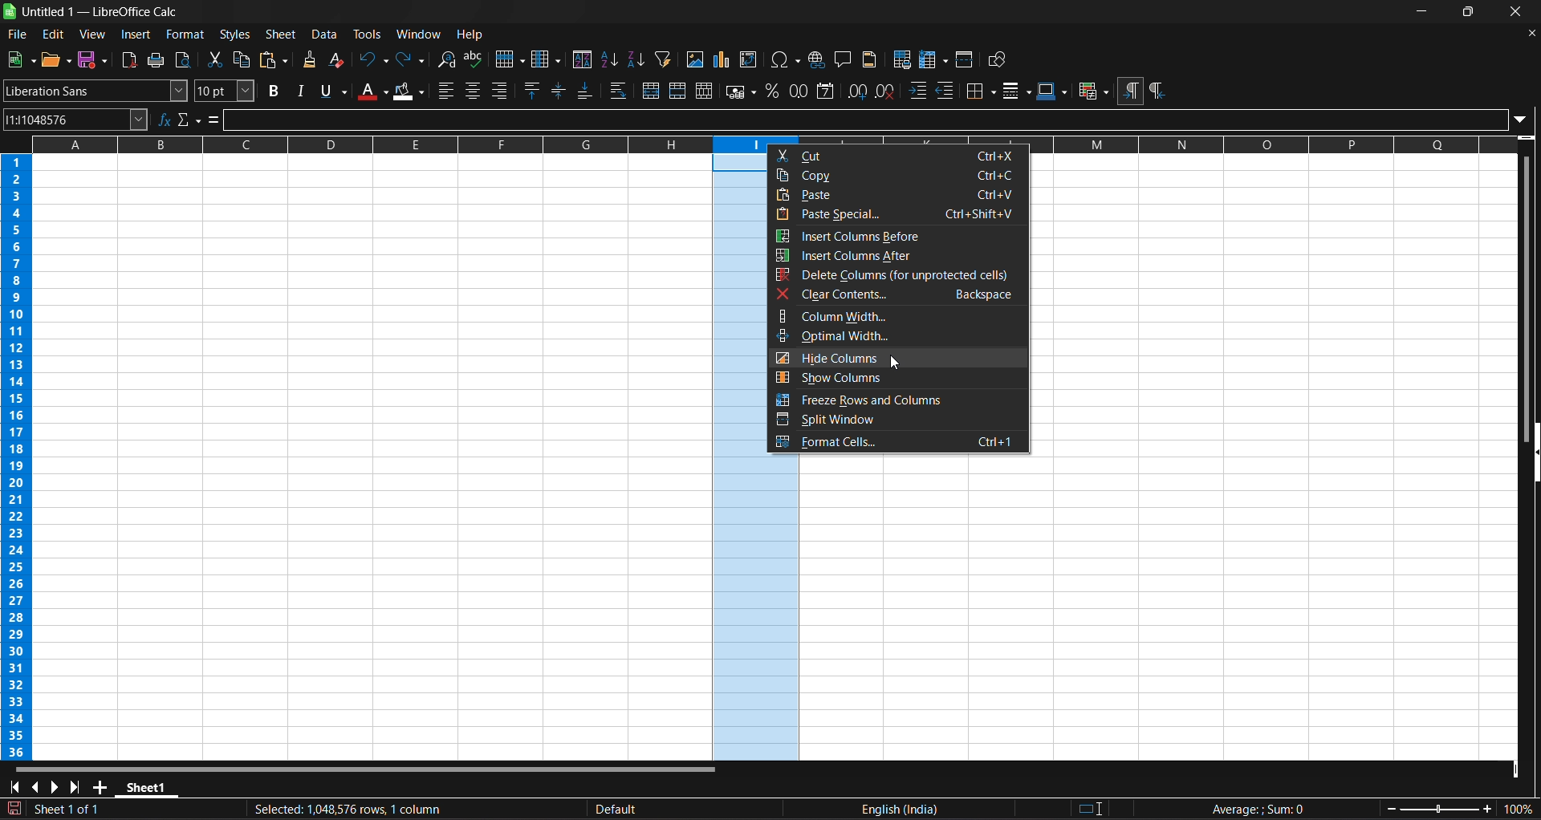 This screenshot has height=820, width=1541. What do you see at coordinates (91, 33) in the screenshot?
I see `view` at bounding box center [91, 33].